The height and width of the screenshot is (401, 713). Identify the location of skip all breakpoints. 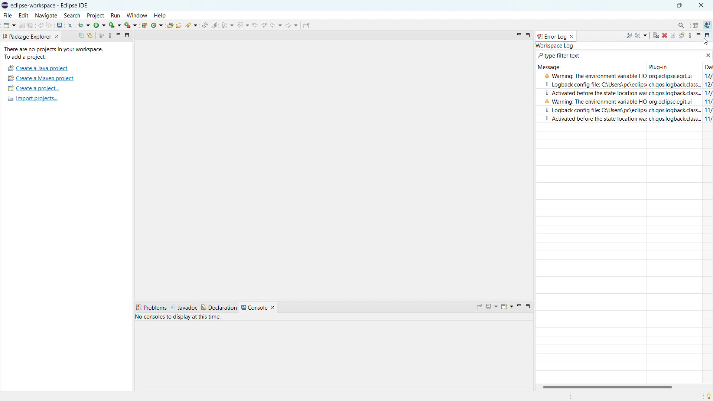
(71, 25).